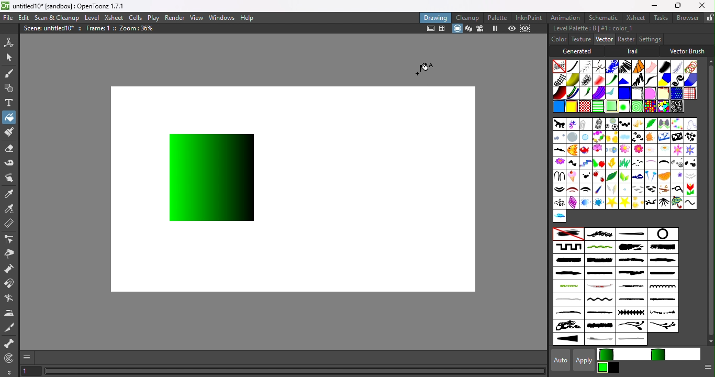  I want to click on Striped, so click(664, 79).